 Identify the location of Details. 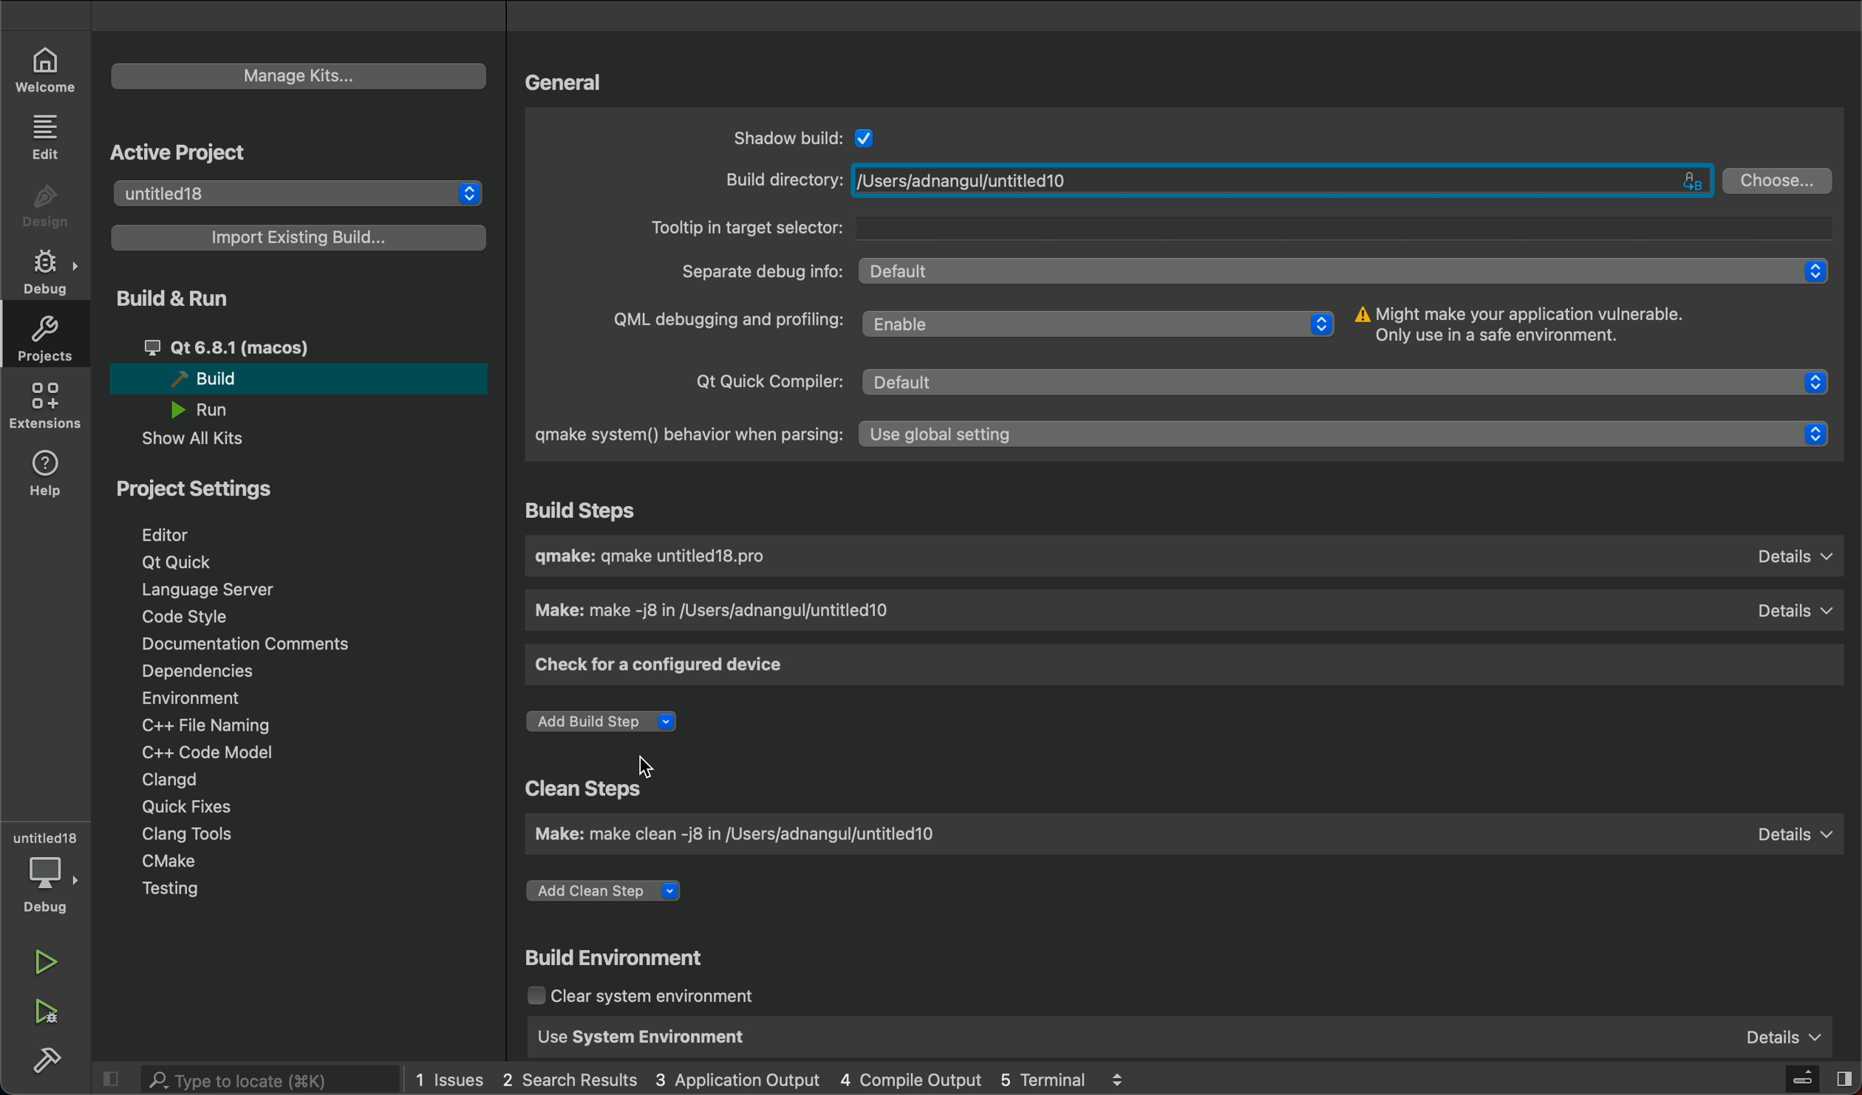
(1787, 1036).